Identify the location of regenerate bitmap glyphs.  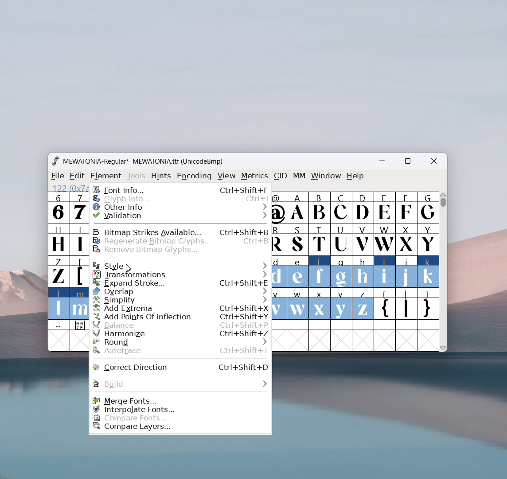
(180, 240).